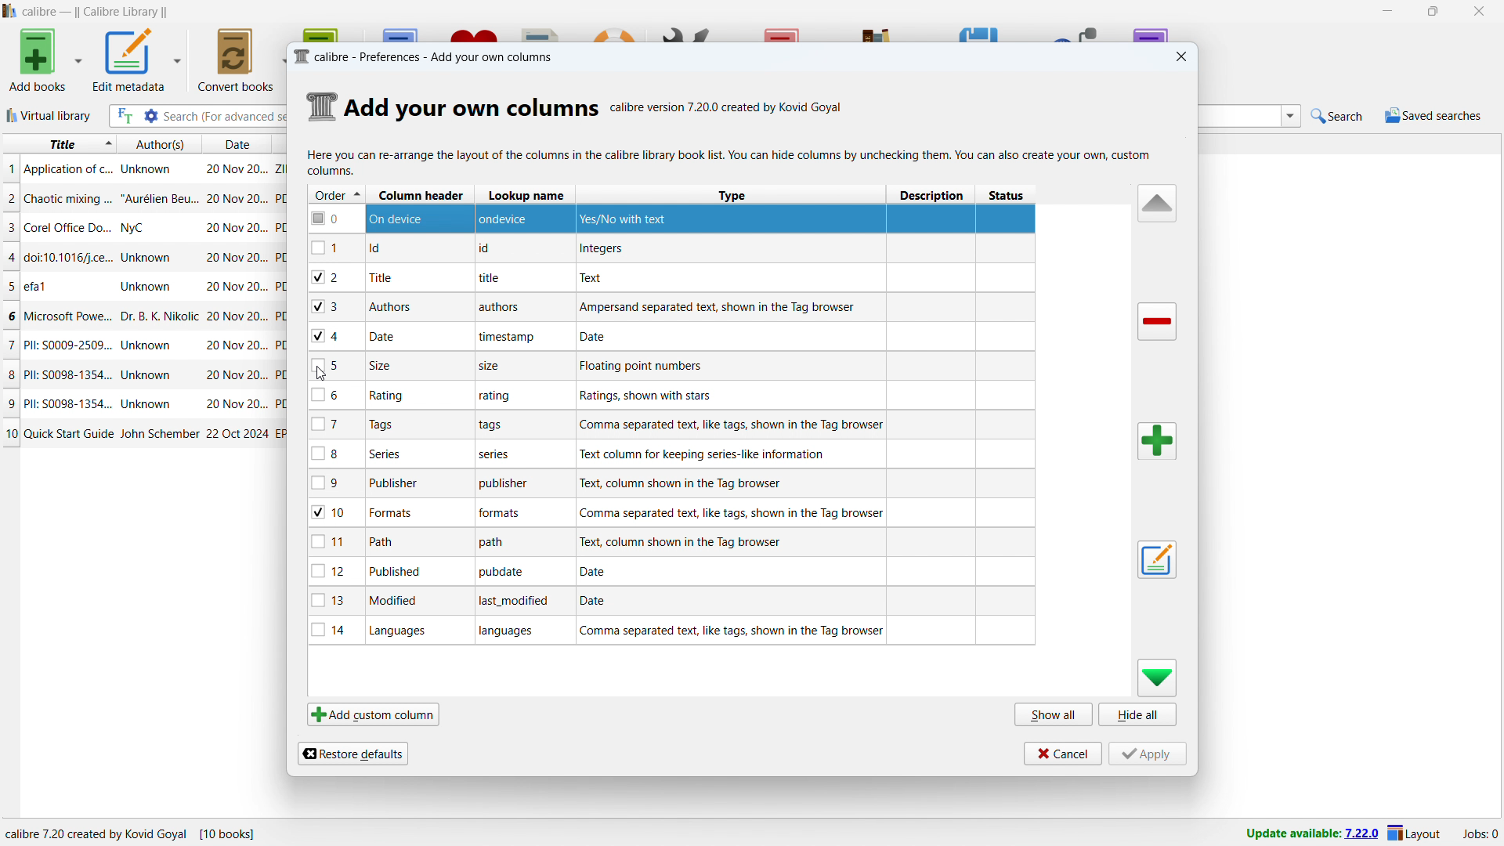 This screenshot has height=846, width=1504. I want to click on description, so click(934, 195).